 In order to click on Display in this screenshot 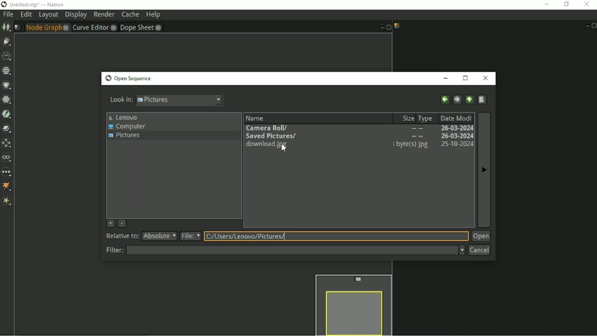, I will do `click(76, 15)`.